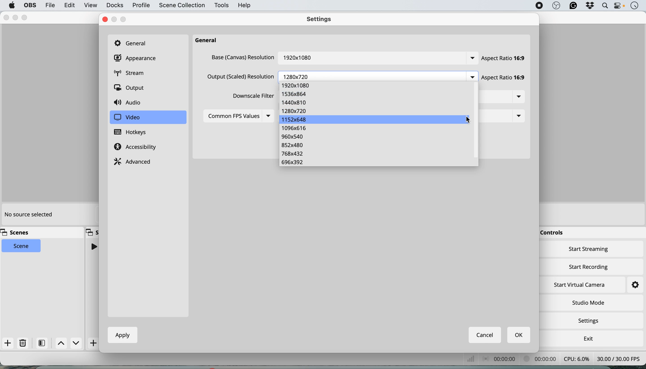 The image size is (646, 369). I want to click on audio, so click(129, 103).